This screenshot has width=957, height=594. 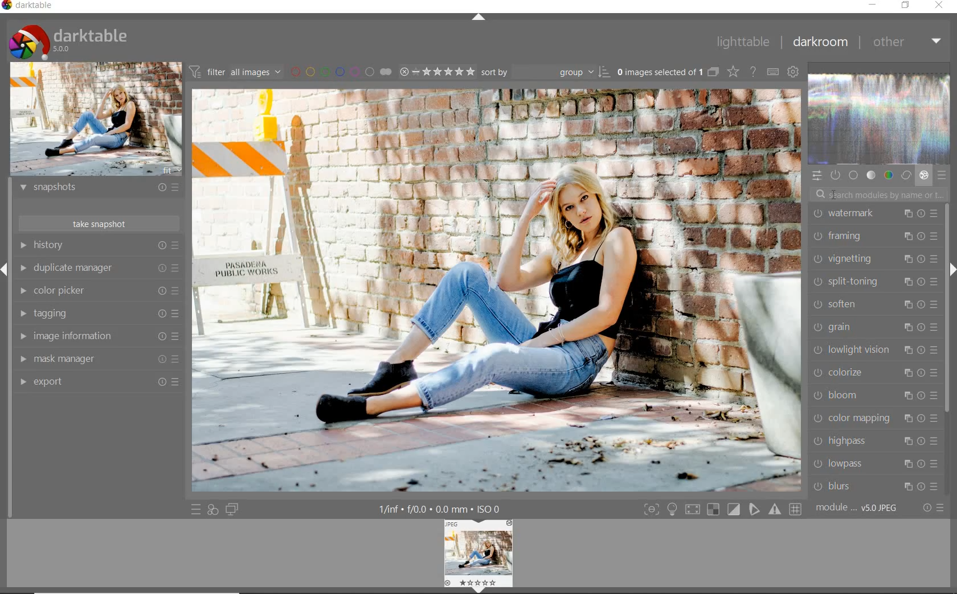 What do you see at coordinates (881, 193) in the screenshot?
I see `search modules by name` at bounding box center [881, 193].